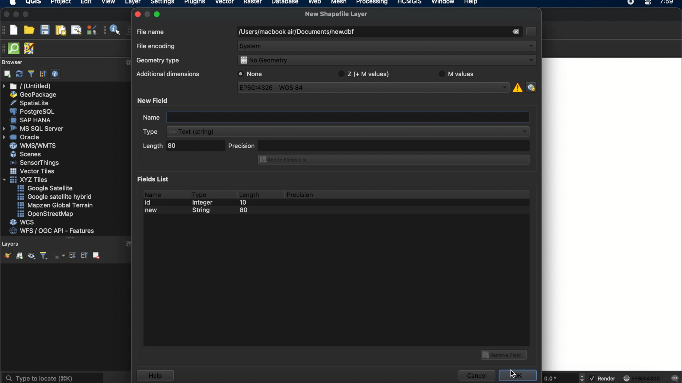 The image size is (682, 383). I want to click on new field, so click(154, 100).